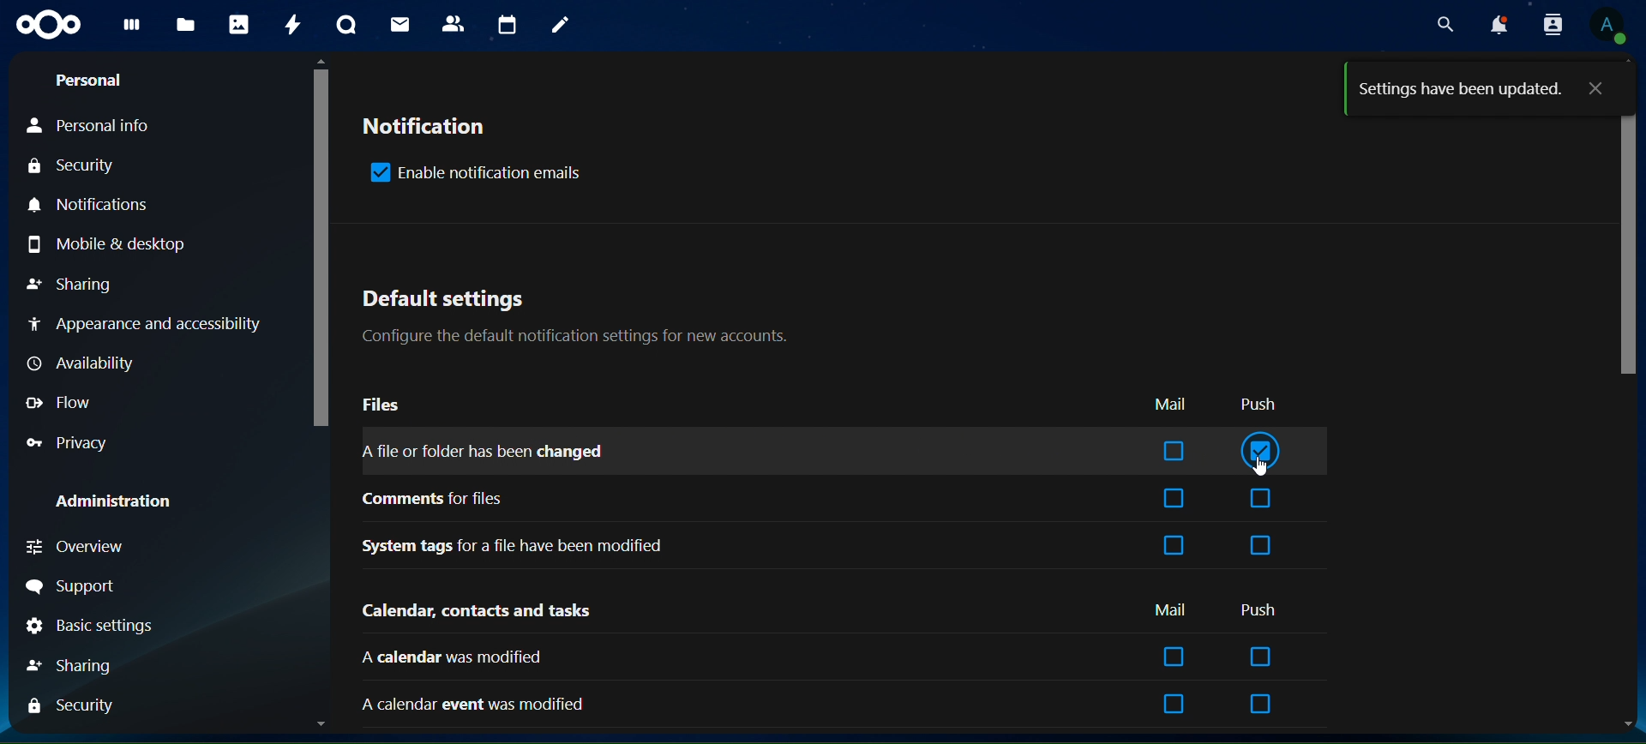 The height and width of the screenshot is (744, 1646). Describe the element at coordinates (48, 25) in the screenshot. I see `icon` at that location.